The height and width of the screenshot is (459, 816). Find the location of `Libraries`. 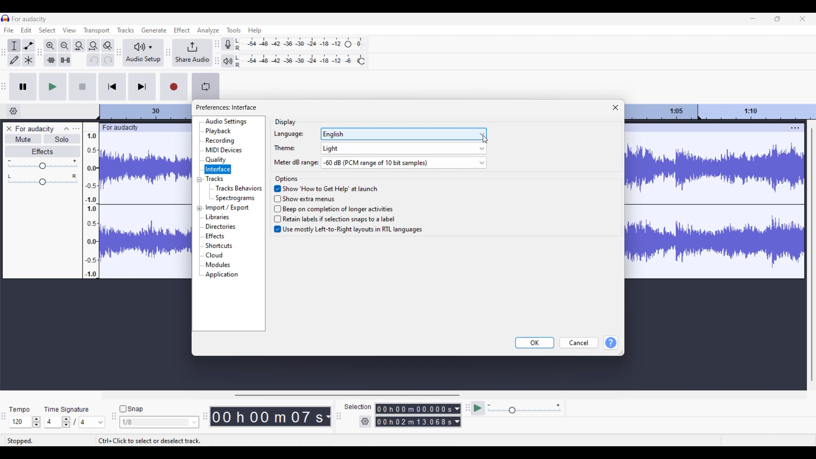

Libraries is located at coordinates (217, 217).